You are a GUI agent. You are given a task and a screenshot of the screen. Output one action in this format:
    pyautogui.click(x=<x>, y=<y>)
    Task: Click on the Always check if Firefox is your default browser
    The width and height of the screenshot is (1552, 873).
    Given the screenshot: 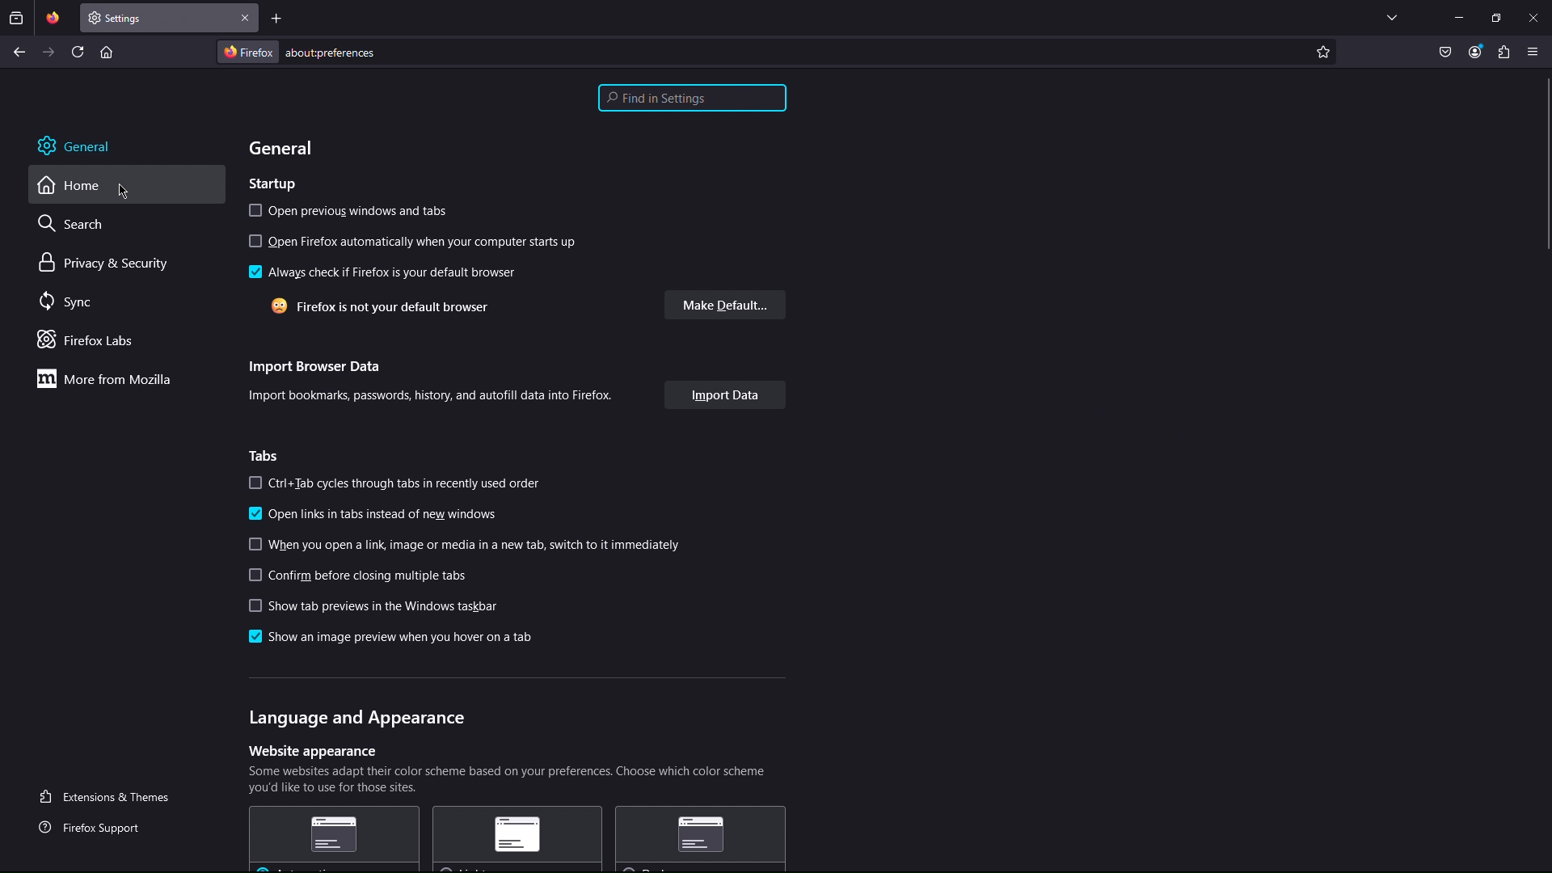 What is the action you would take?
    pyautogui.click(x=384, y=272)
    